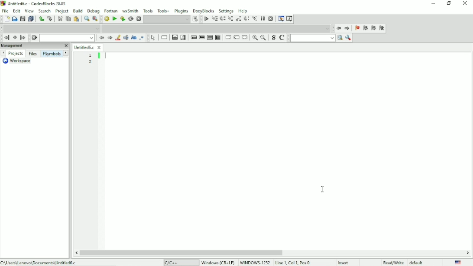 The image size is (473, 266). I want to click on Next line, so click(222, 19).